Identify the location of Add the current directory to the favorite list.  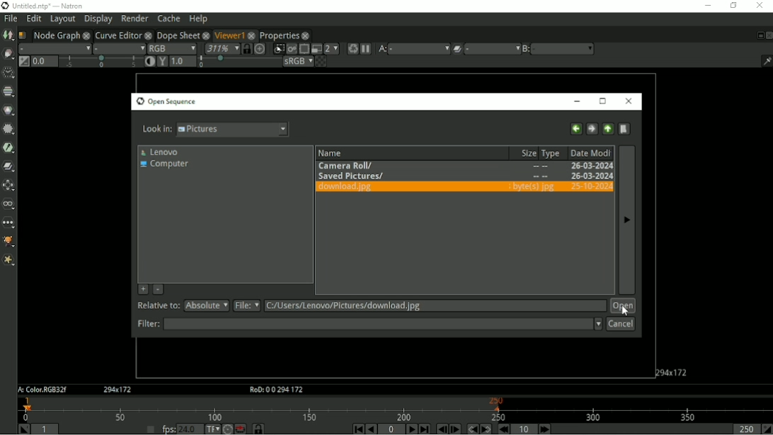
(143, 290).